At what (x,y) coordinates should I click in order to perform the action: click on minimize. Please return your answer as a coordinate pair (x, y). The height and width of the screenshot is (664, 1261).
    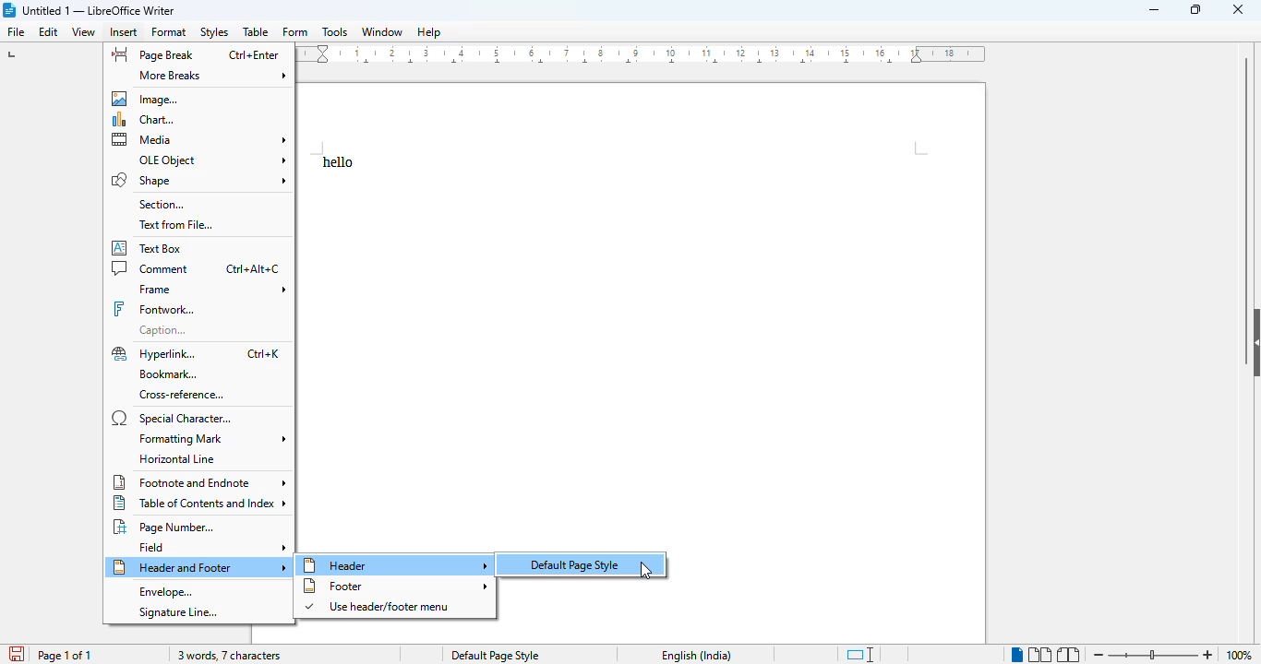
    Looking at the image, I should click on (1153, 10).